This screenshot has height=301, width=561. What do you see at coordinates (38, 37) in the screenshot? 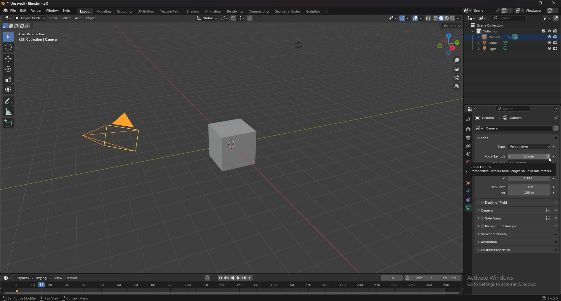
I see `info` at bounding box center [38, 37].